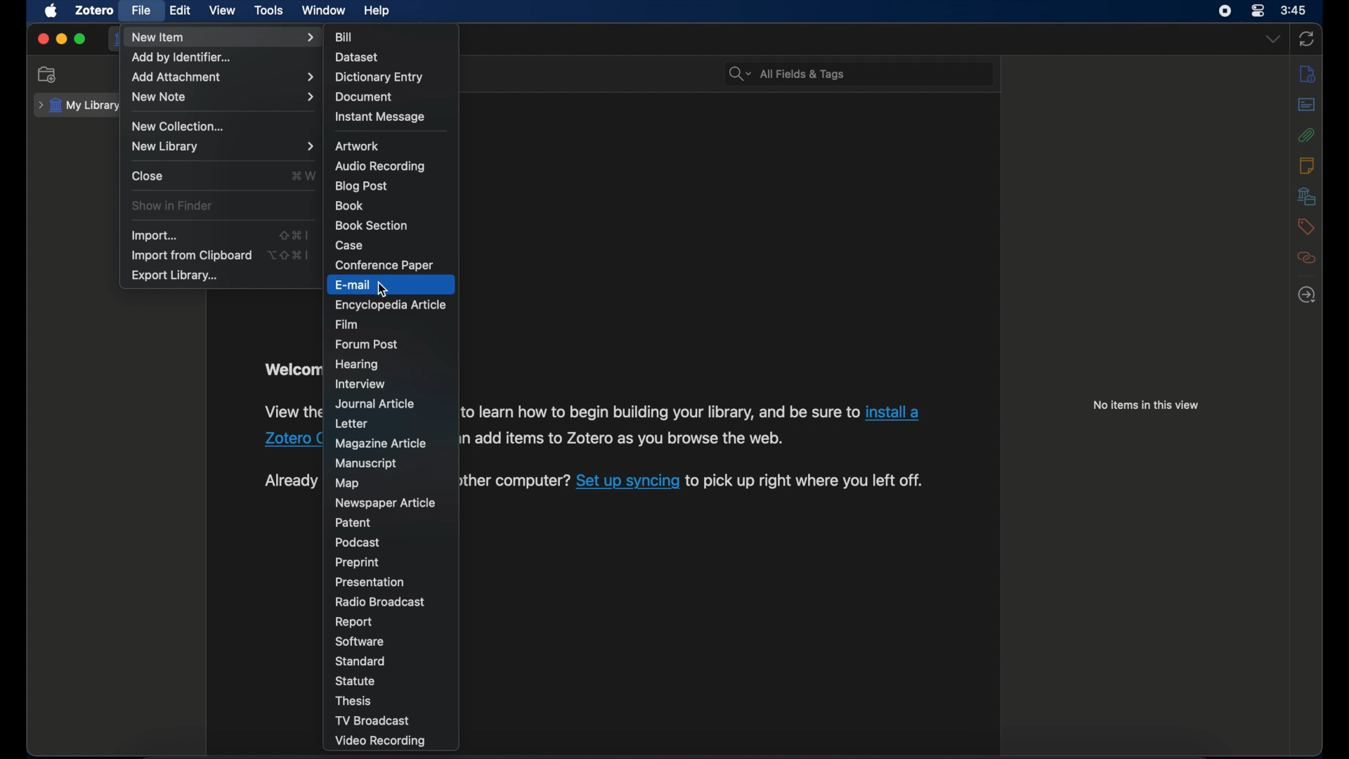 The width and height of the screenshot is (1349, 759). Describe the element at coordinates (362, 661) in the screenshot. I see `standard` at that location.